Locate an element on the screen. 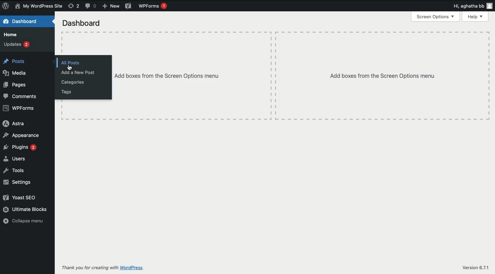  Categories is located at coordinates (75, 82).